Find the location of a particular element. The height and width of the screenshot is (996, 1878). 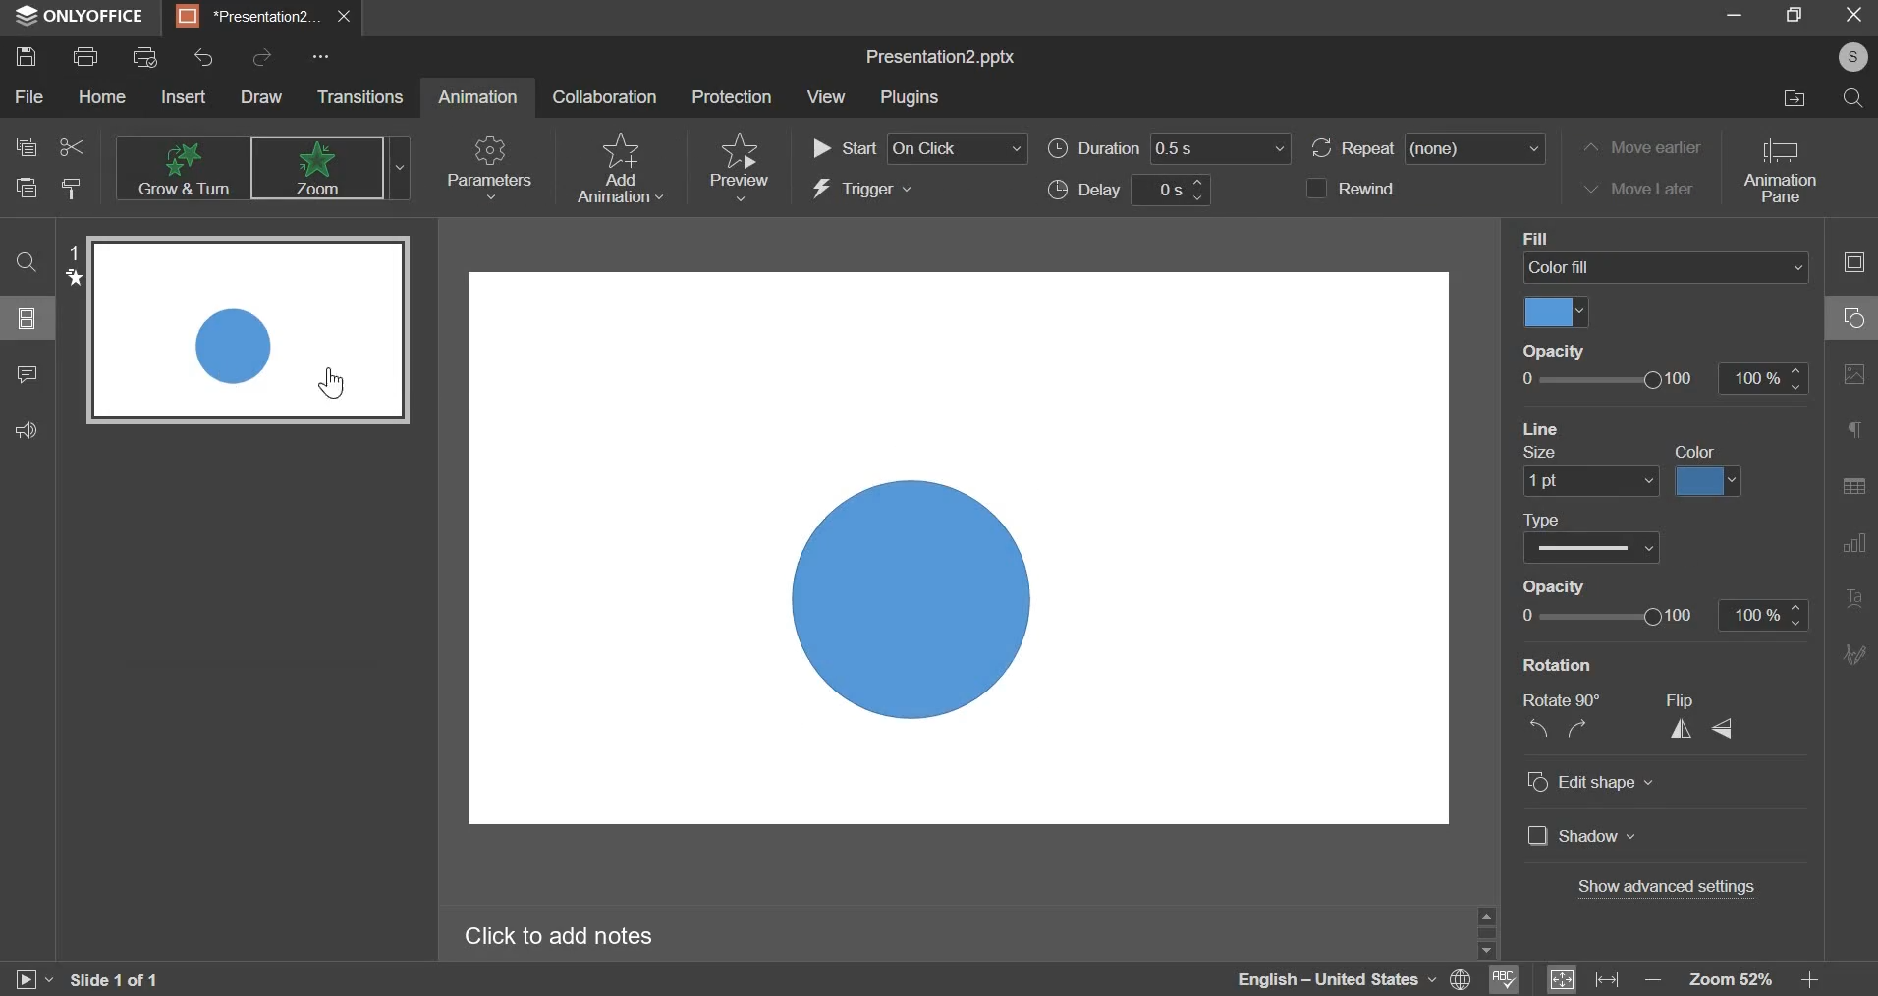

spellcheck is located at coordinates (1506, 976).